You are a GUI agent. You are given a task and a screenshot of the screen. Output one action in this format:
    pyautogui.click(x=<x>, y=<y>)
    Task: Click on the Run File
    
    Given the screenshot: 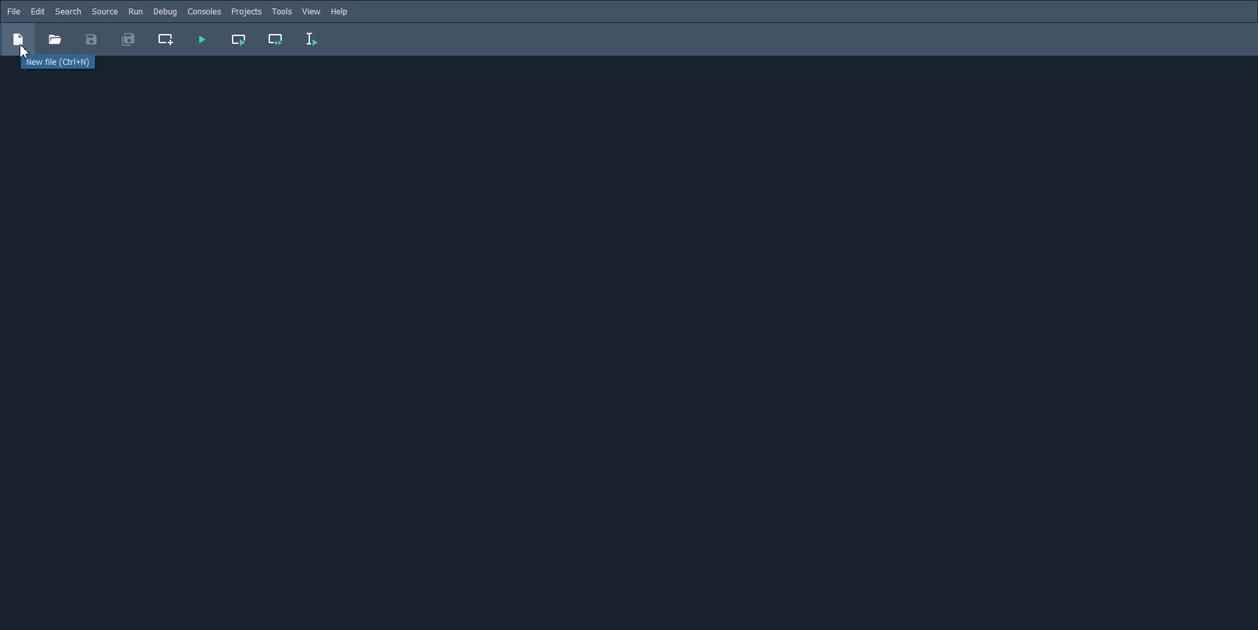 What is the action you would take?
    pyautogui.click(x=202, y=39)
    